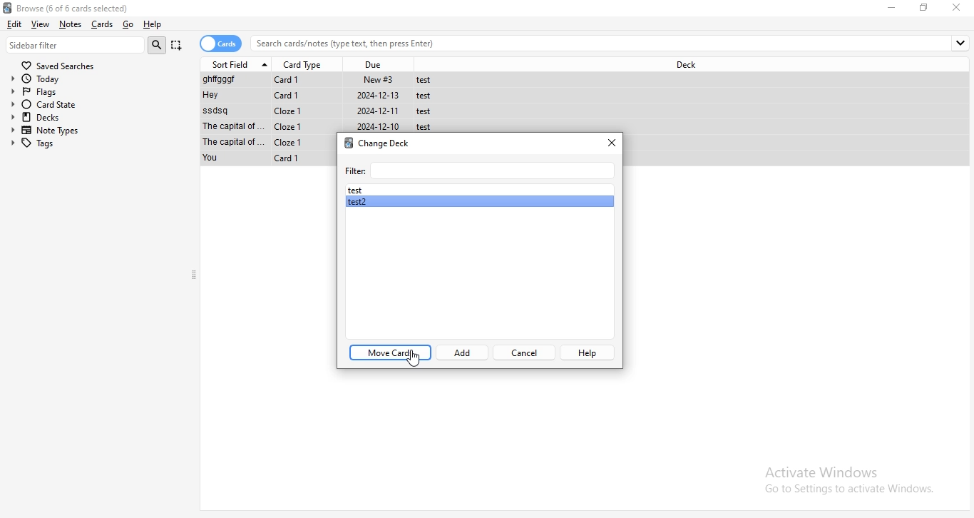 Image resolution: width=974 pixels, height=518 pixels. I want to click on File, so click(323, 80).